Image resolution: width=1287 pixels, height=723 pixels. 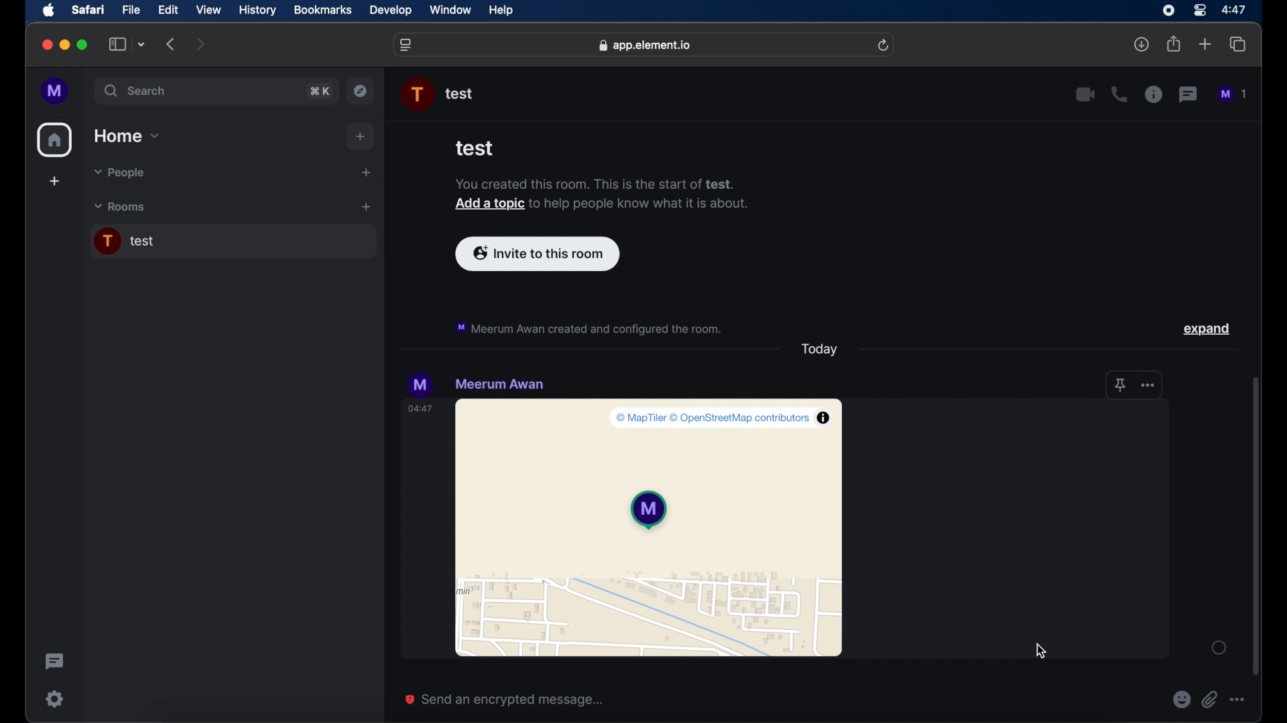 What do you see at coordinates (1239, 45) in the screenshot?
I see `show tab overview` at bounding box center [1239, 45].